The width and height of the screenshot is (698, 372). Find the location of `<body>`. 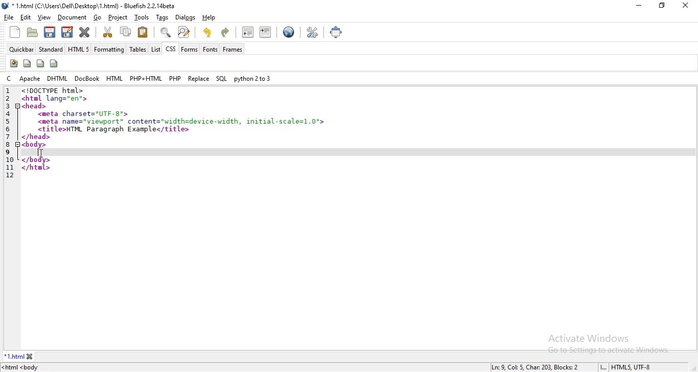

<body> is located at coordinates (35, 145).